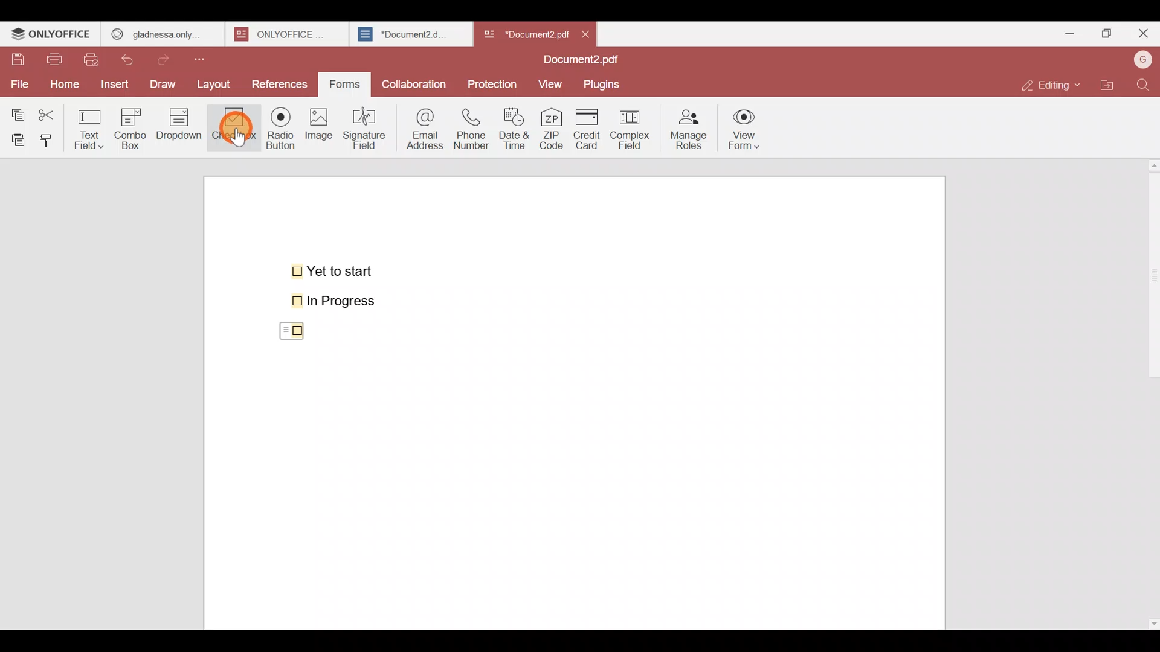 The height and width of the screenshot is (652, 1160). What do you see at coordinates (16, 112) in the screenshot?
I see `Copy` at bounding box center [16, 112].